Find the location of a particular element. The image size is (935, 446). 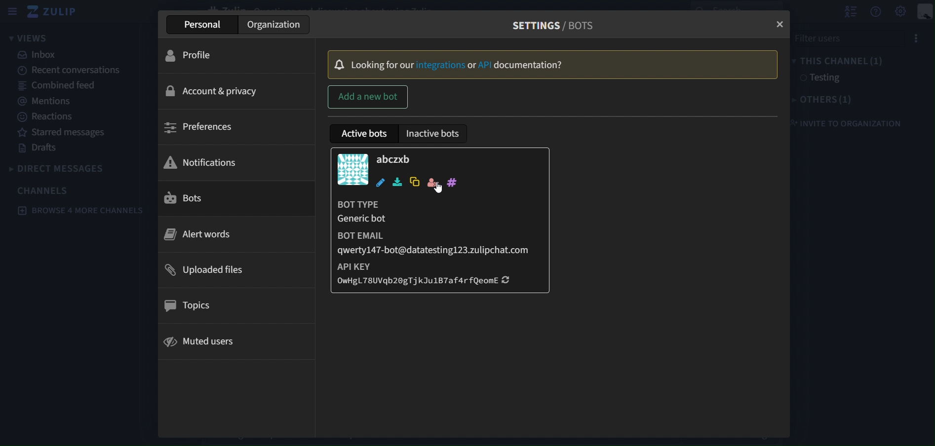

cursor is located at coordinates (437, 189).